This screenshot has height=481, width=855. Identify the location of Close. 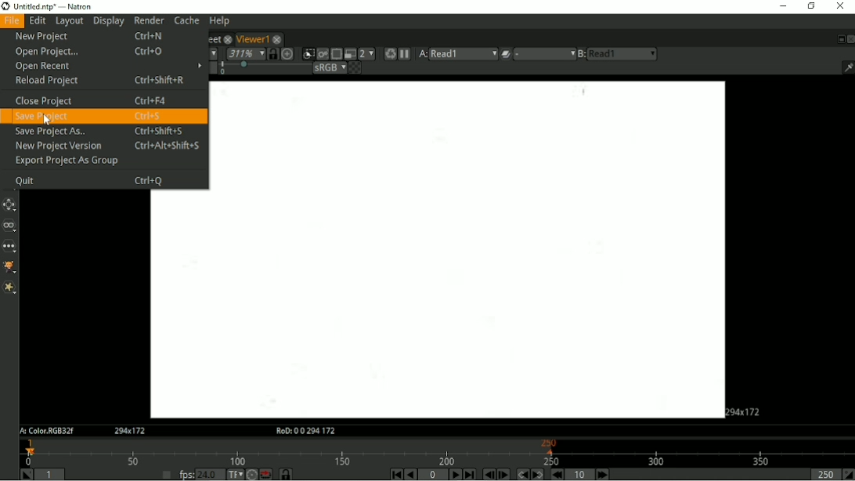
(840, 6).